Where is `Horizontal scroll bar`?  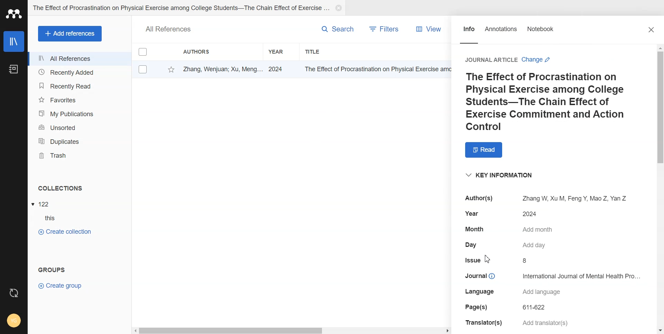
Horizontal scroll bar is located at coordinates (293, 330).